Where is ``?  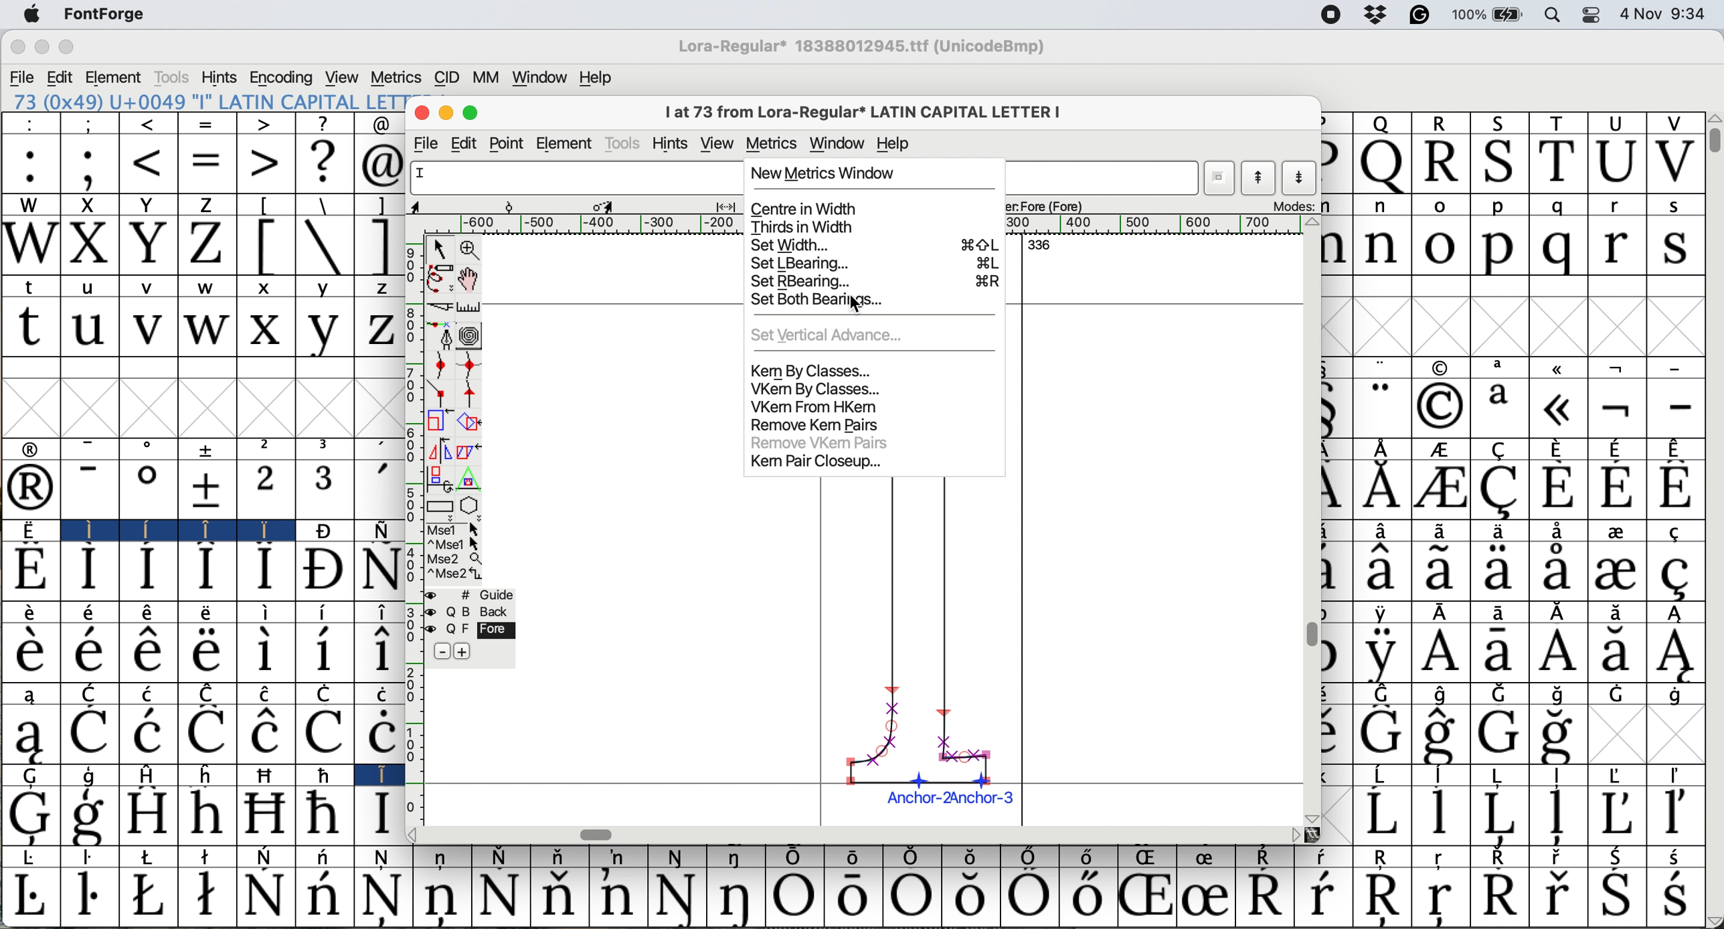
 is located at coordinates (1038, 246).